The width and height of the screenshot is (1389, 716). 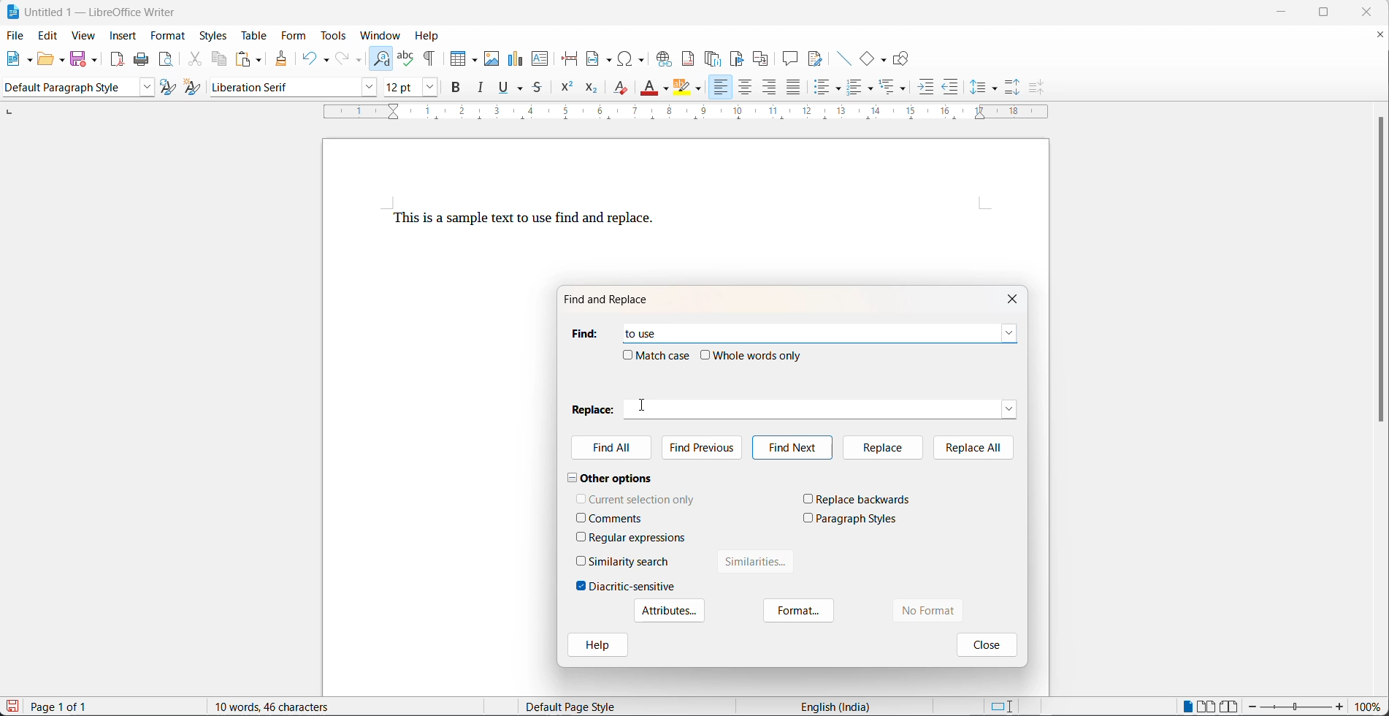 I want to click on export as pdf, so click(x=117, y=58).